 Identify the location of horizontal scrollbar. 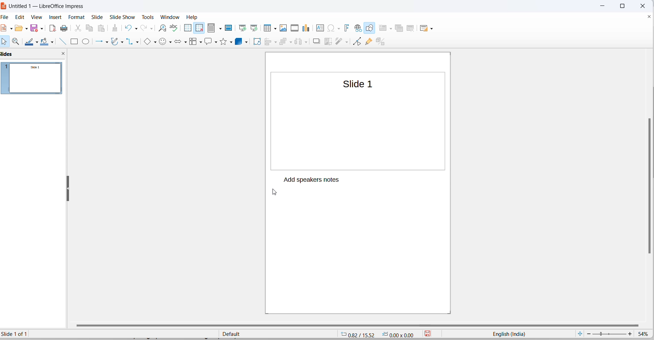
(363, 327).